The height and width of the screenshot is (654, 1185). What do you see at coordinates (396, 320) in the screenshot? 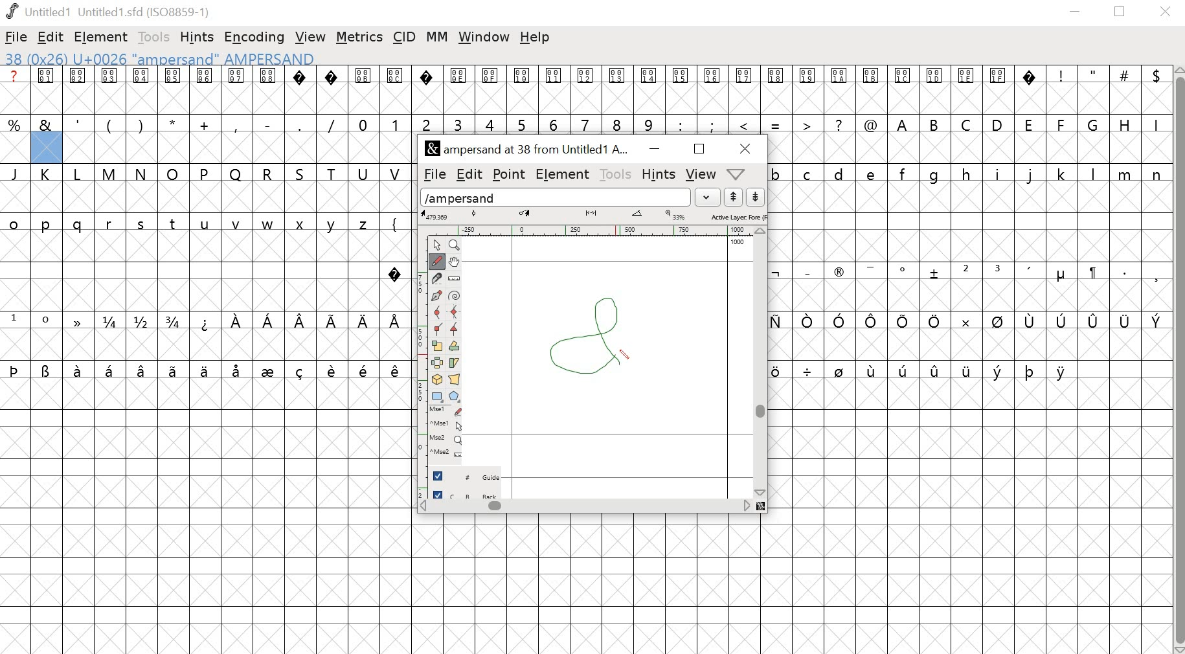
I see `symbol` at bounding box center [396, 320].